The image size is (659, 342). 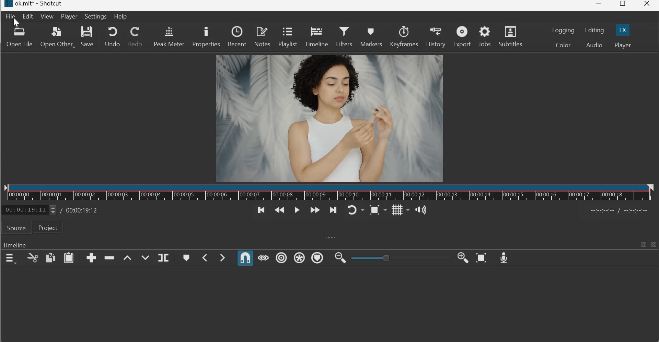 I want to click on Help, so click(x=120, y=16).